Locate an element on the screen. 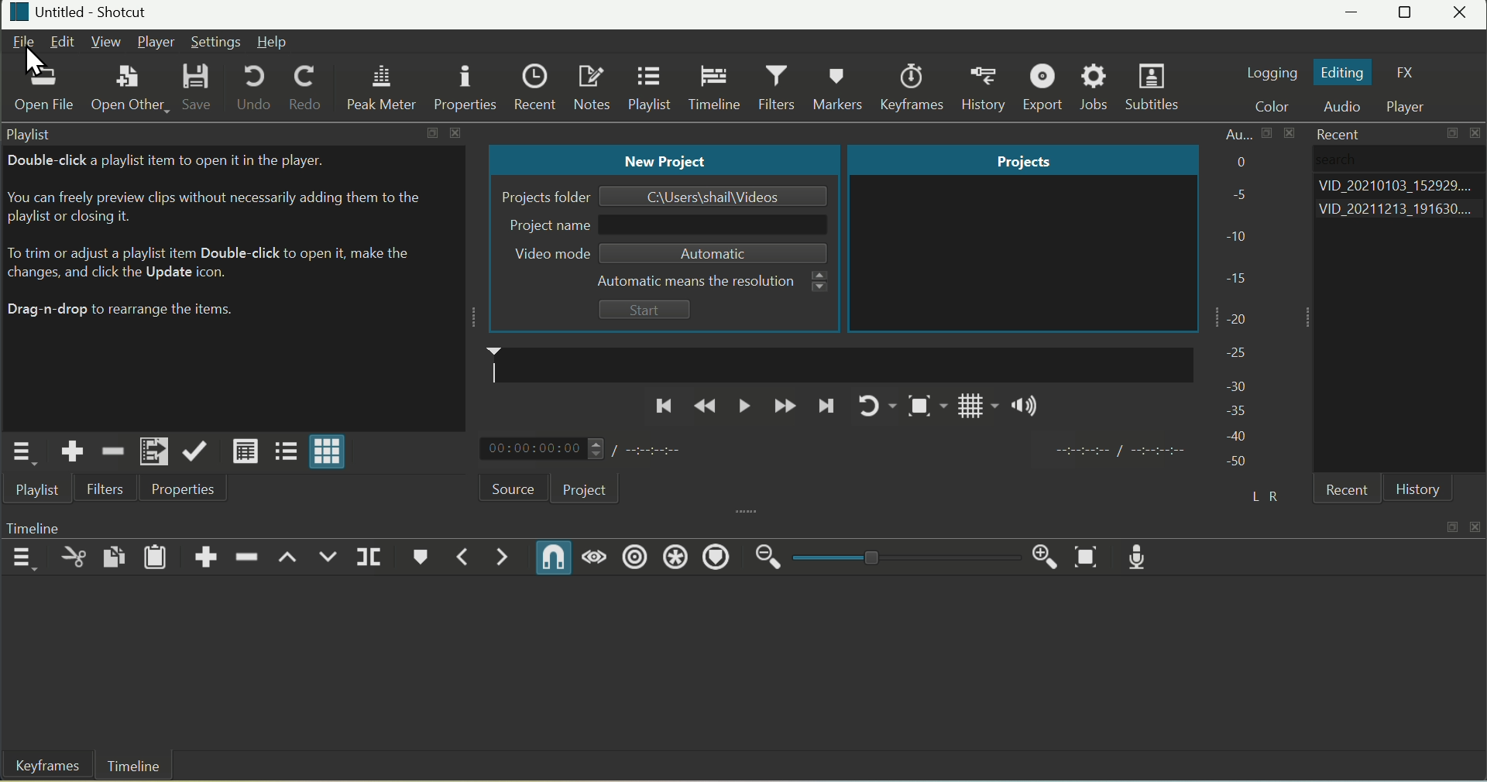 The width and height of the screenshot is (1487, 782). Timeline is located at coordinates (134, 767).